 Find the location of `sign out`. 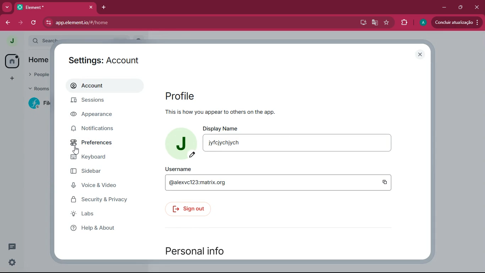

sign out is located at coordinates (192, 208).